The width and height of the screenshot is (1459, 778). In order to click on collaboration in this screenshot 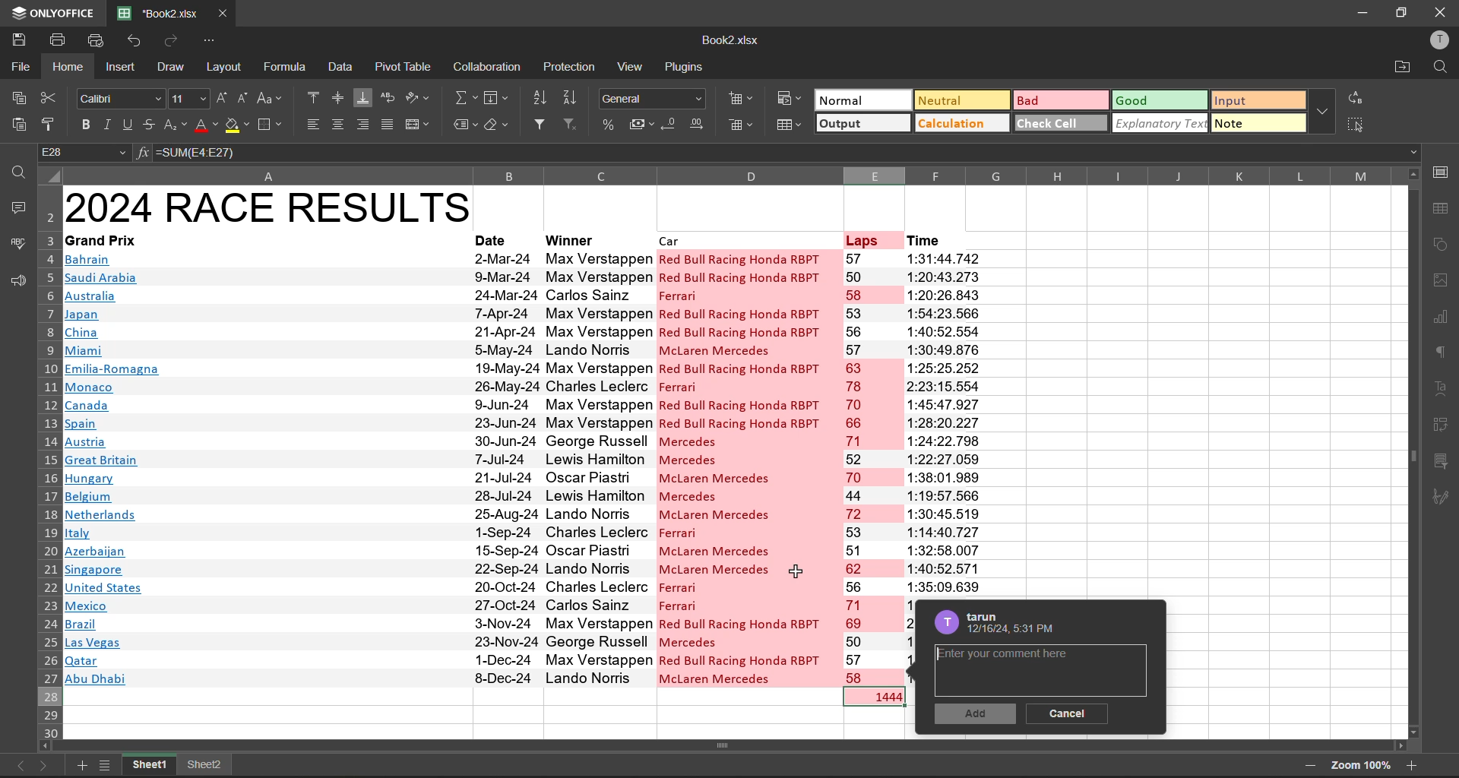, I will do `click(489, 68)`.